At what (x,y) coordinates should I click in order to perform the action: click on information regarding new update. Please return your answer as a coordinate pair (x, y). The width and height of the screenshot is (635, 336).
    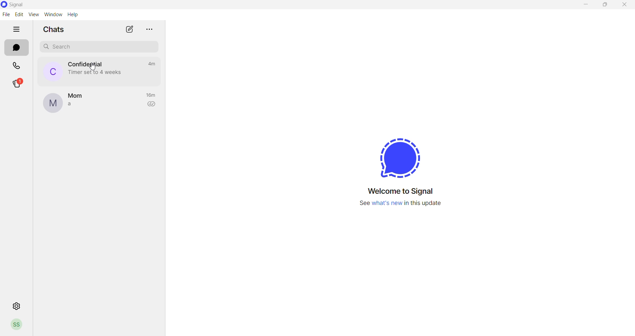
    Looking at the image, I should click on (401, 205).